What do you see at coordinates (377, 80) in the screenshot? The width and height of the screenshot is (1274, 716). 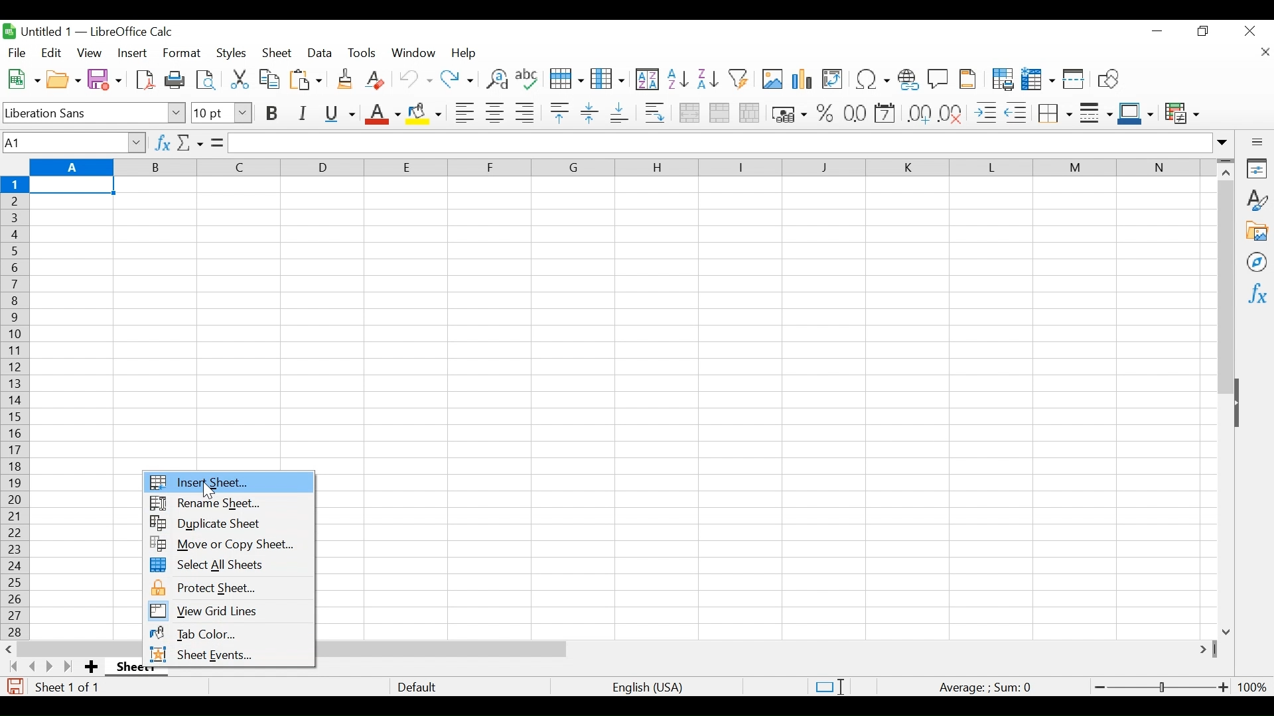 I see `Clear Direct Formatting` at bounding box center [377, 80].